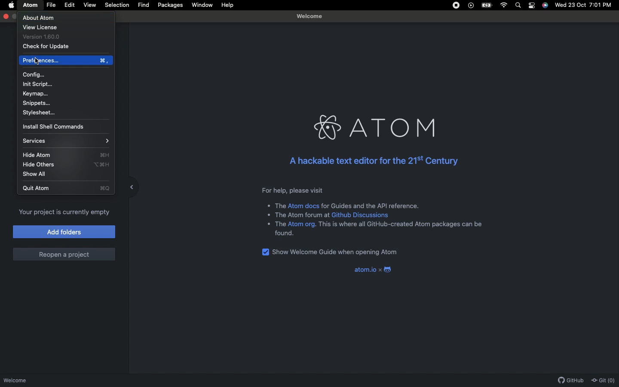 The image size is (619, 387). I want to click on Git(0), so click(602, 380).